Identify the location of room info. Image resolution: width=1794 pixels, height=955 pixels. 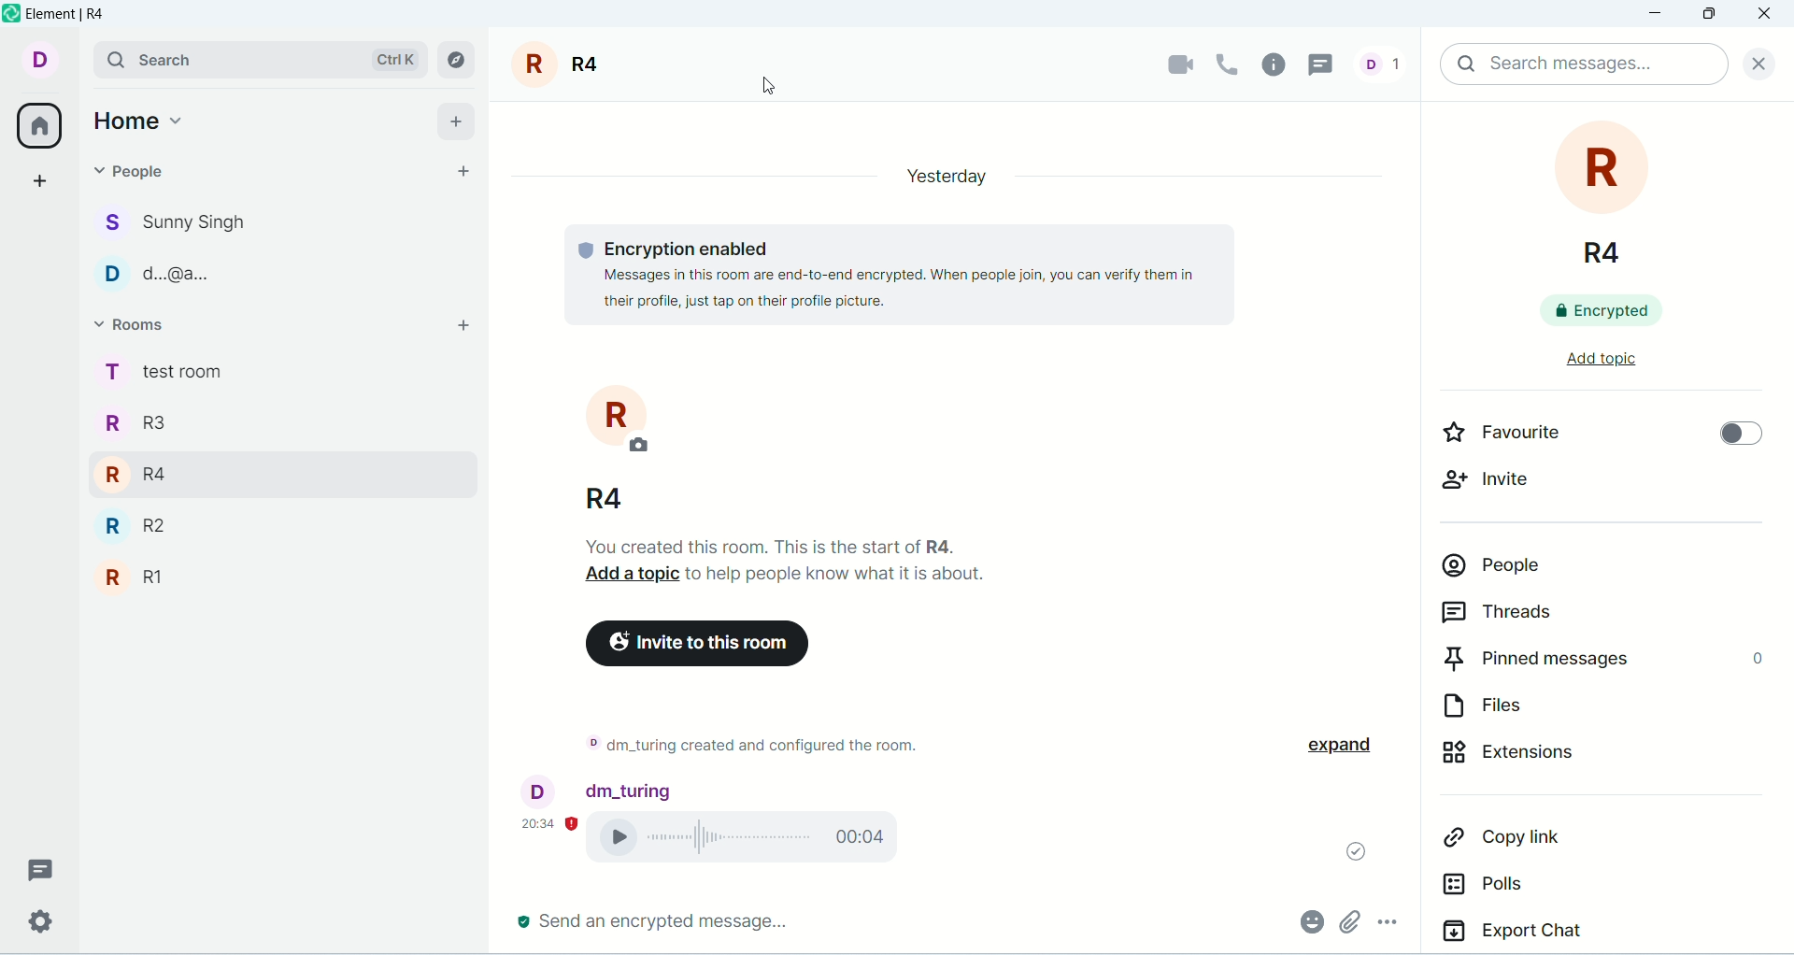
(1279, 64).